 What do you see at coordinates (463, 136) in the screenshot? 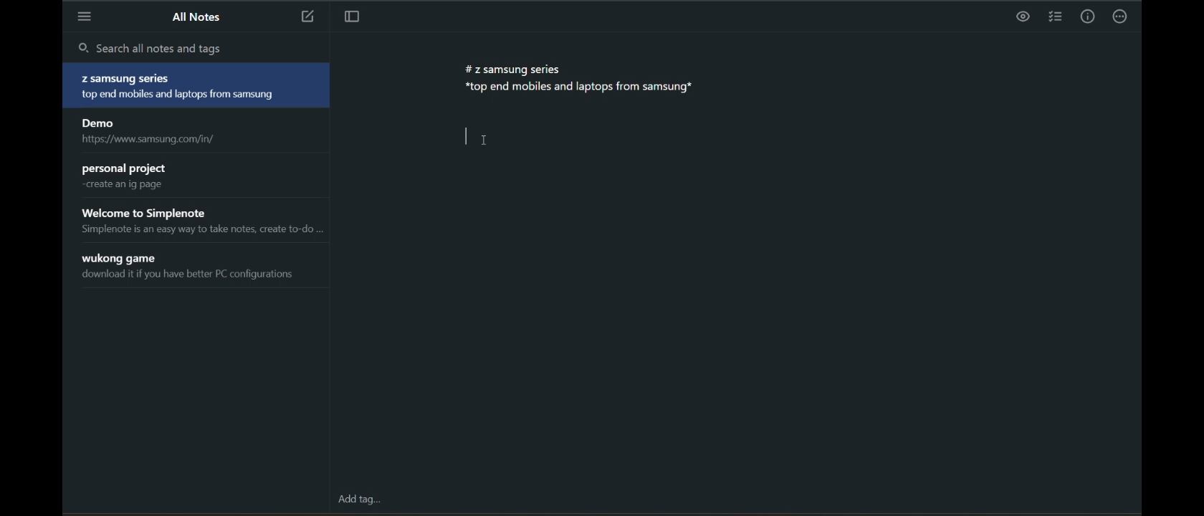
I see `text cursor` at bounding box center [463, 136].